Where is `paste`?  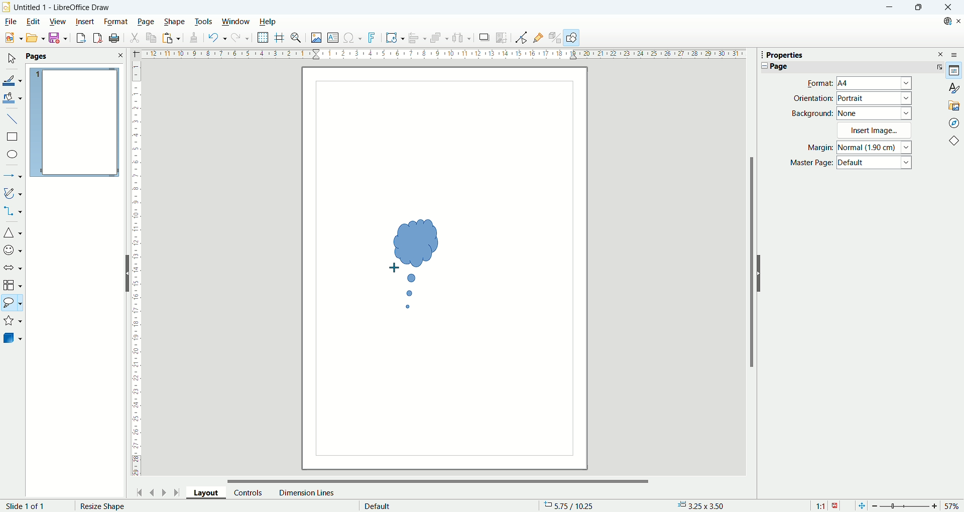 paste is located at coordinates (171, 38).